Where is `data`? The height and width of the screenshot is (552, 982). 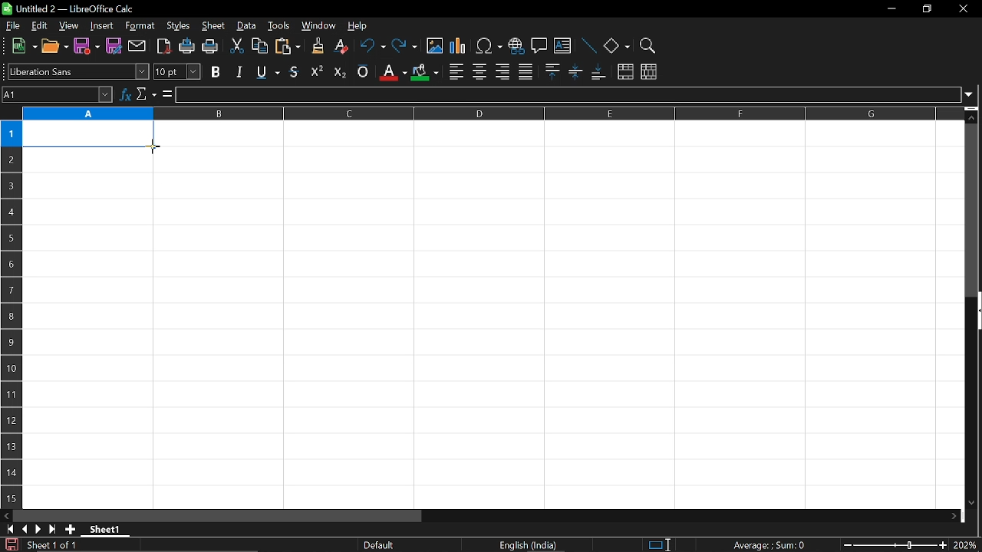
data is located at coordinates (247, 27).